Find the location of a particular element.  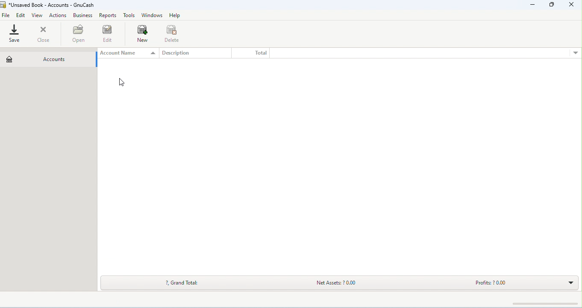

profits is located at coordinates (503, 285).